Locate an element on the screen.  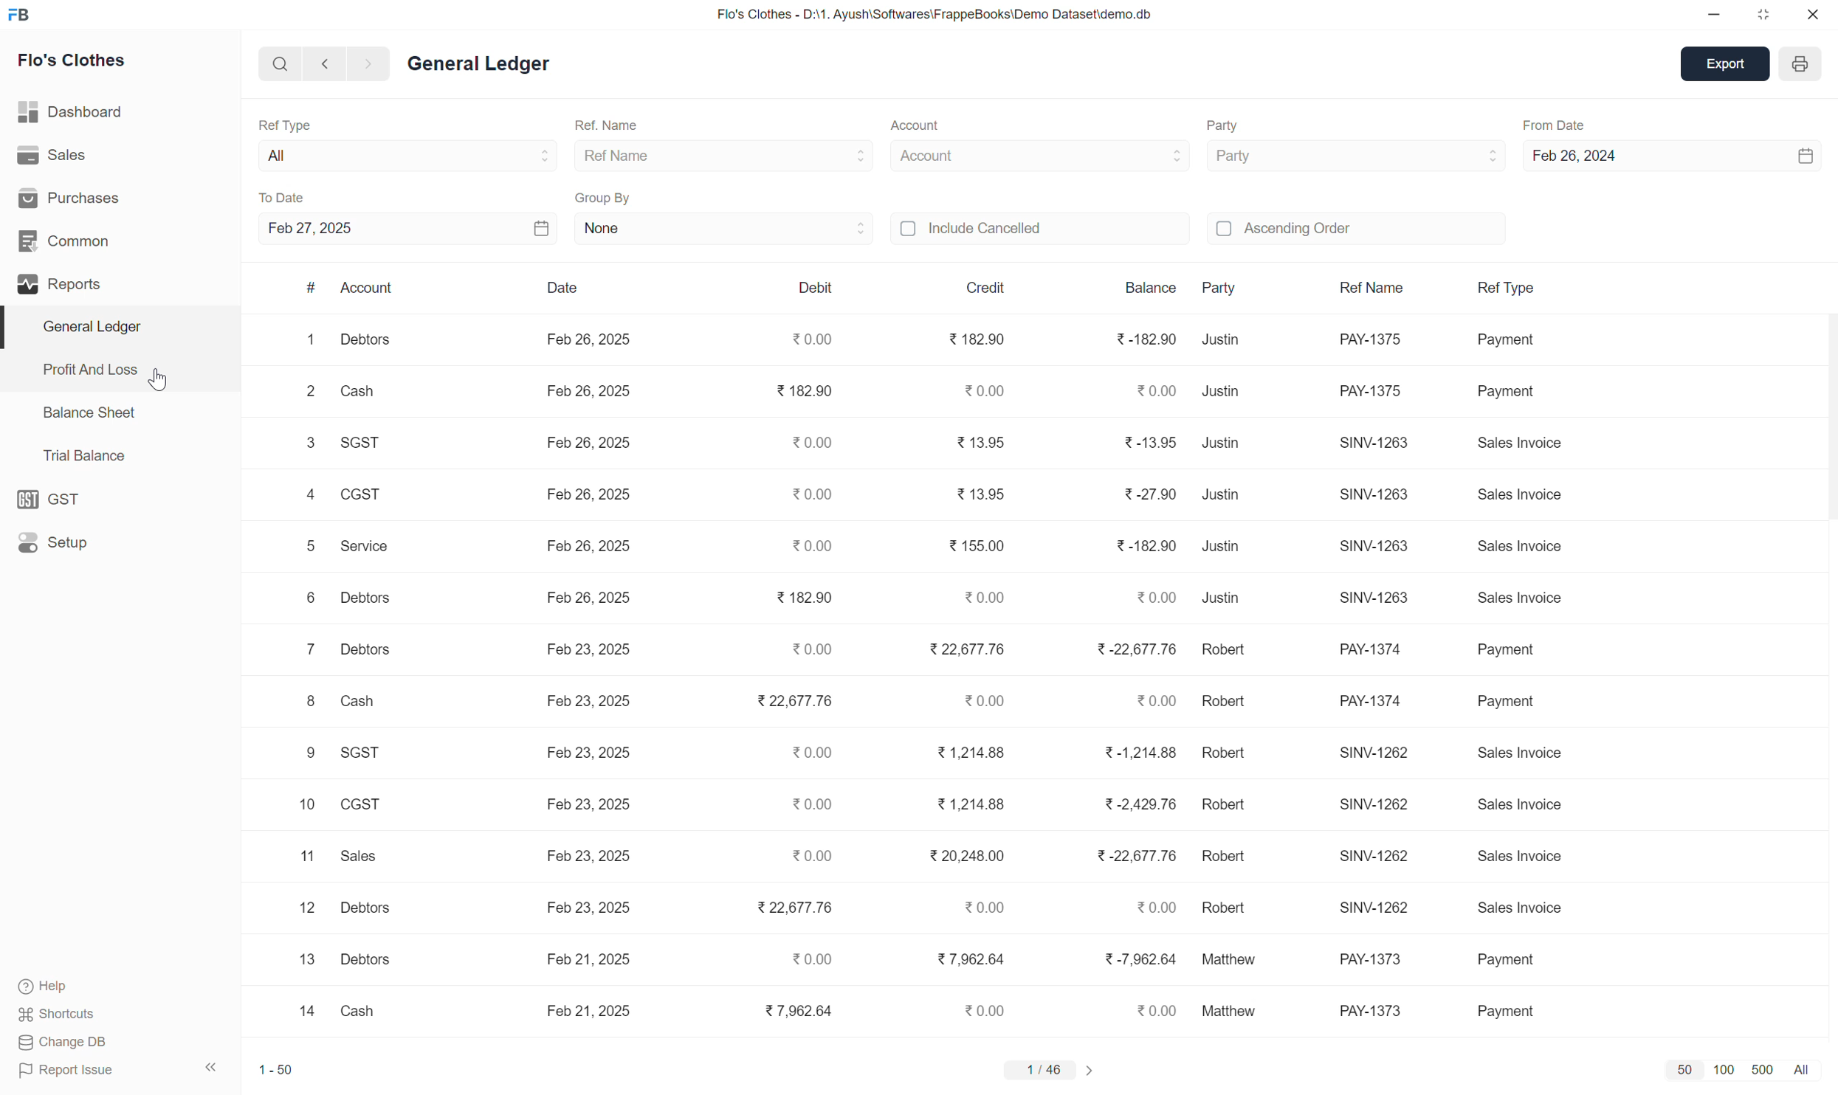
Ref Type dropdown is located at coordinates (489, 159).